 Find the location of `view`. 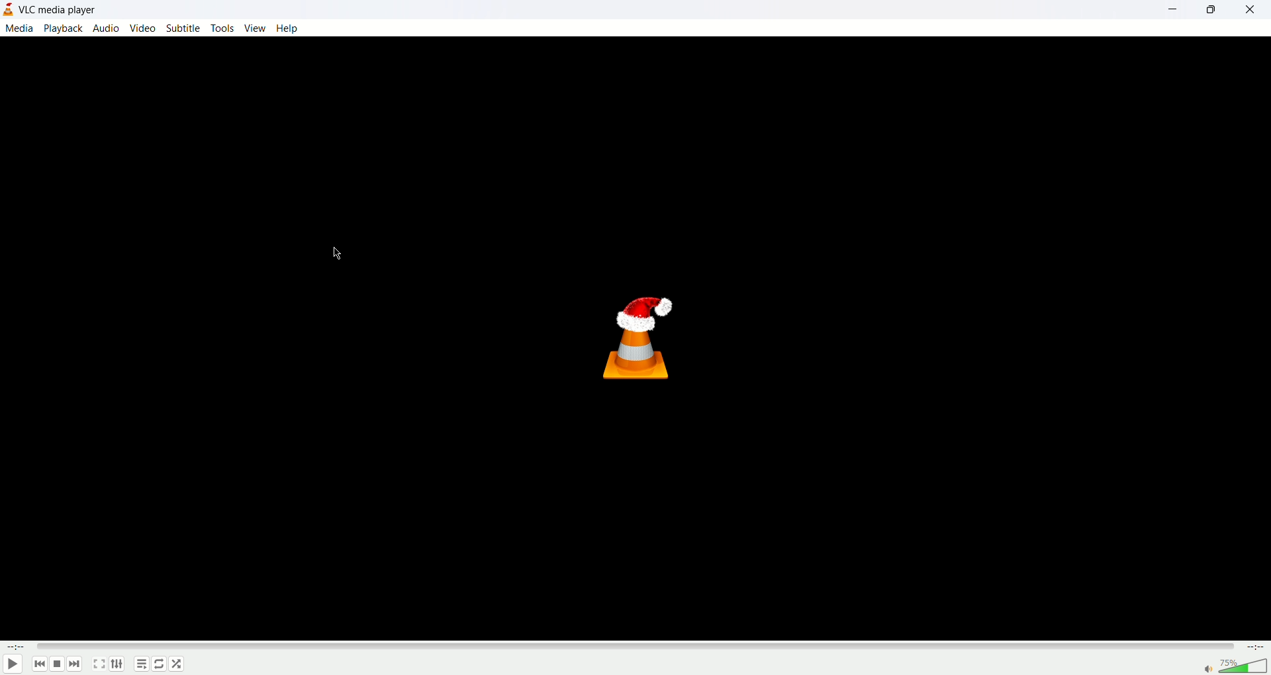

view is located at coordinates (254, 27).